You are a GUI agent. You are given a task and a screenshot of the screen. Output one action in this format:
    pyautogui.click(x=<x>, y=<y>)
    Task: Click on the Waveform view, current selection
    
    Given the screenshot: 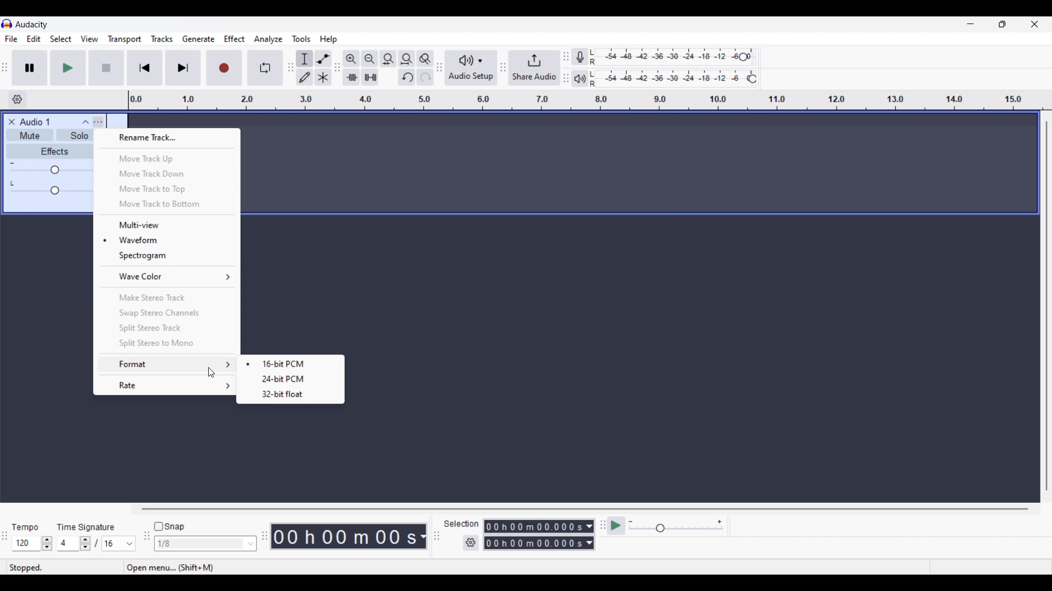 What is the action you would take?
    pyautogui.click(x=167, y=240)
    